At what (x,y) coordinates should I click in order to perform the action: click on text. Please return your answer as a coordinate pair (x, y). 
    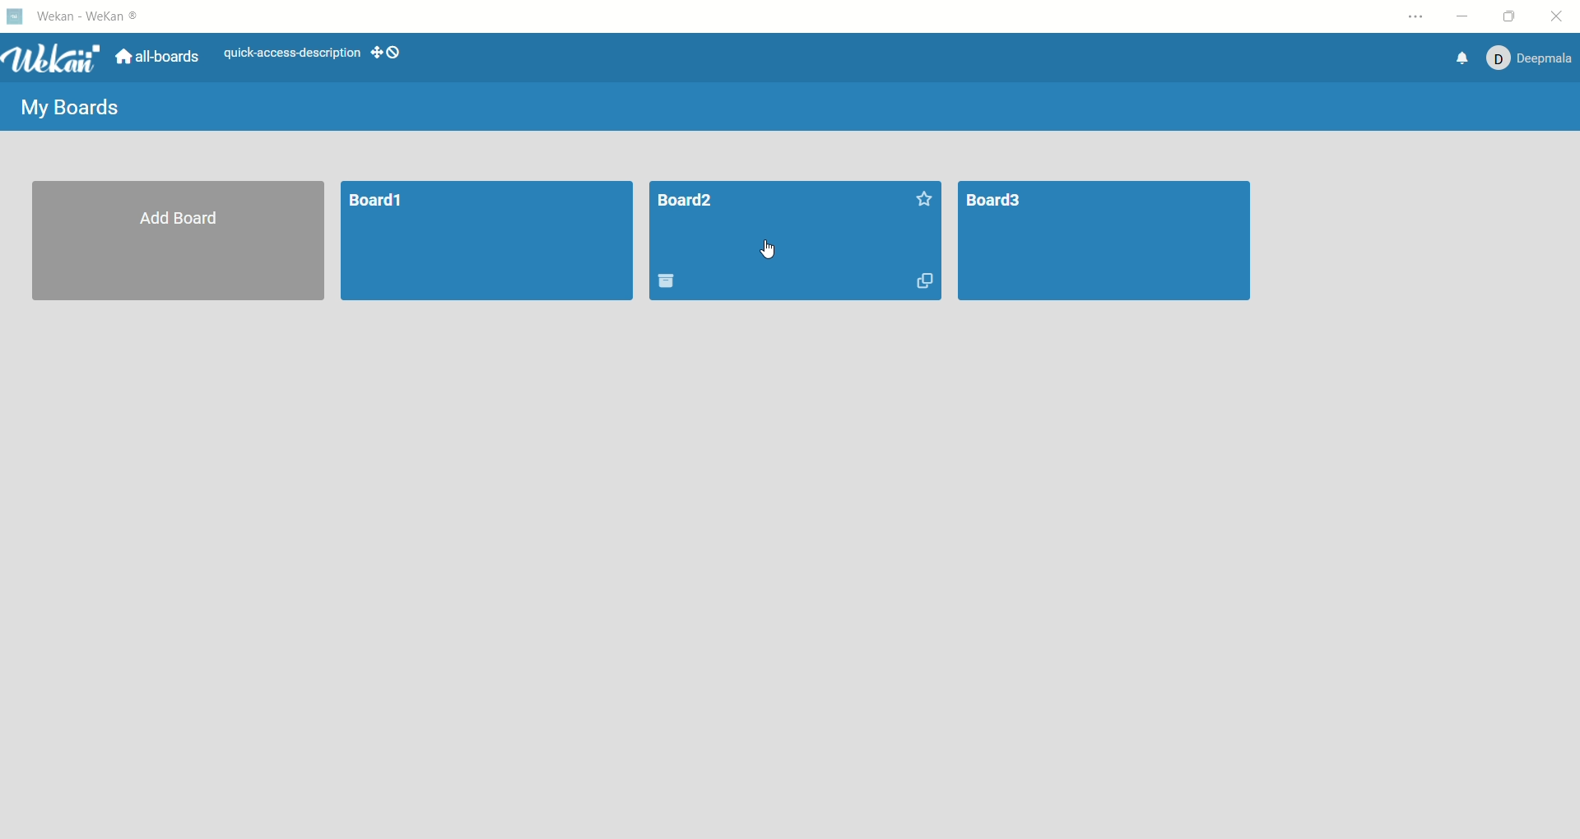
    Looking at the image, I should click on (294, 54).